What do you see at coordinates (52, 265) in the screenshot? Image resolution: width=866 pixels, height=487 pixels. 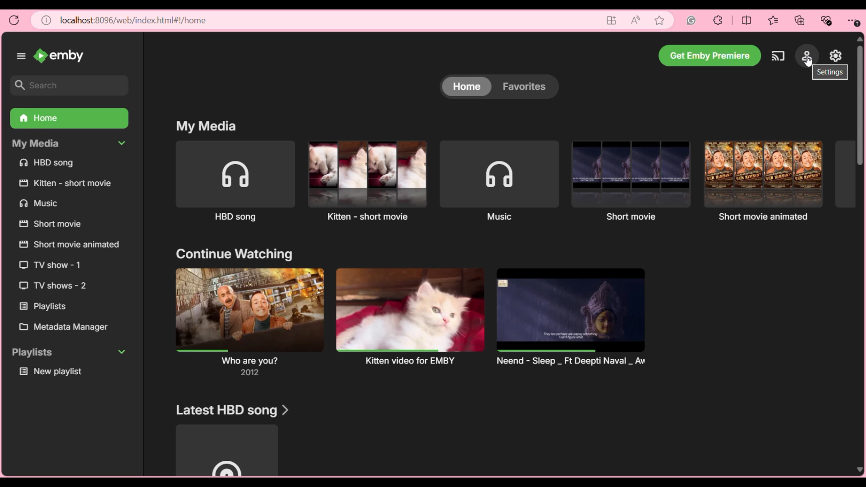 I see `TV show- 1` at bounding box center [52, 265].